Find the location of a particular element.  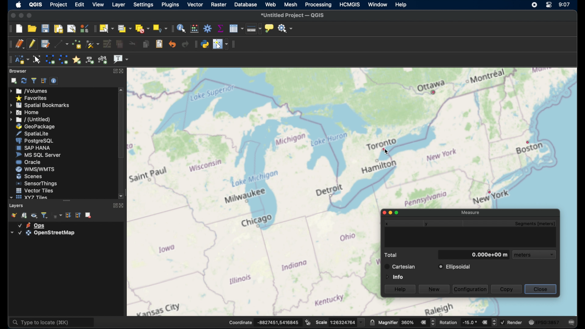

style manager is located at coordinates (84, 28).